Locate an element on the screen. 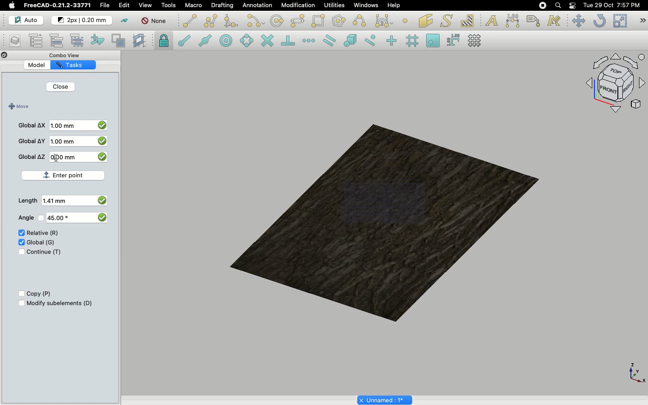 This screenshot has width=648, height=405. B-spline is located at coordinates (361, 21).